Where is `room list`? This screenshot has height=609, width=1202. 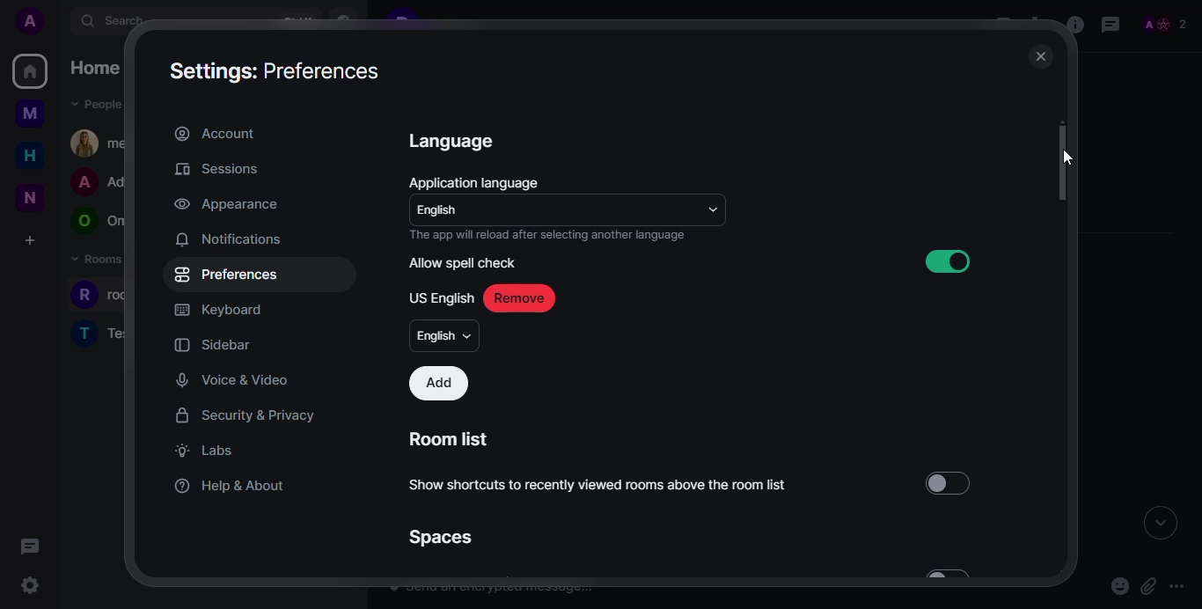 room list is located at coordinates (452, 439).